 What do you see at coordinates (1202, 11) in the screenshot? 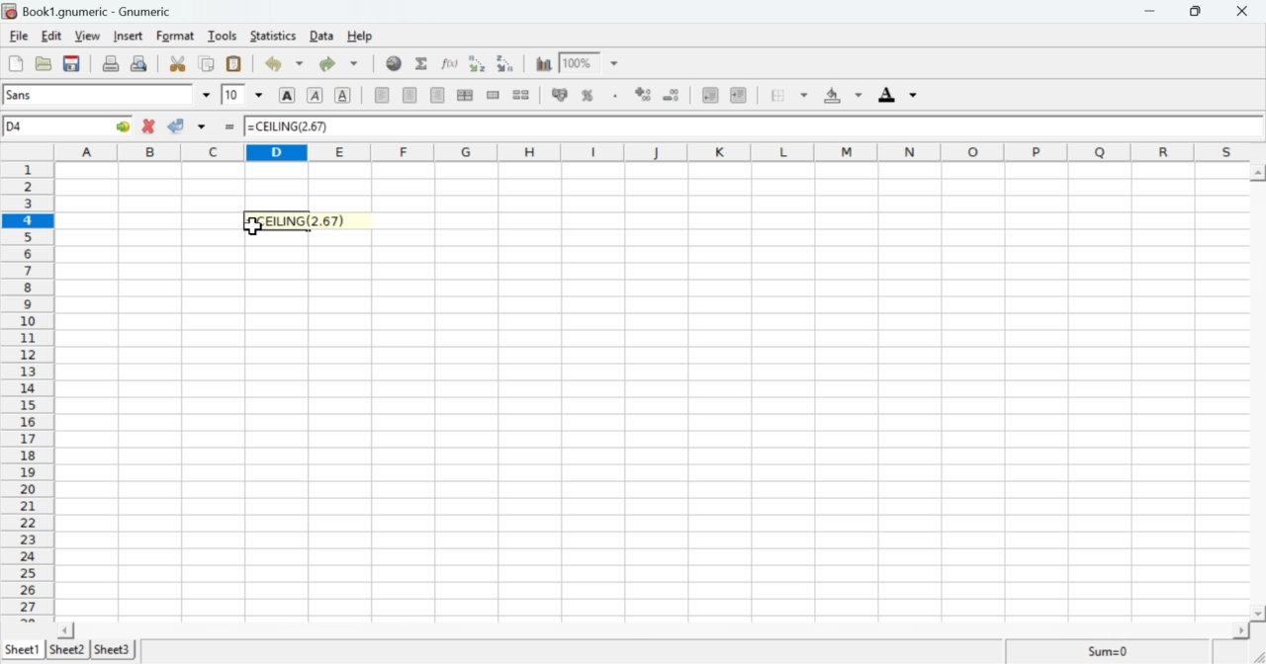
I see `Minimize/Maximize` at bounding box center [1202, 11].